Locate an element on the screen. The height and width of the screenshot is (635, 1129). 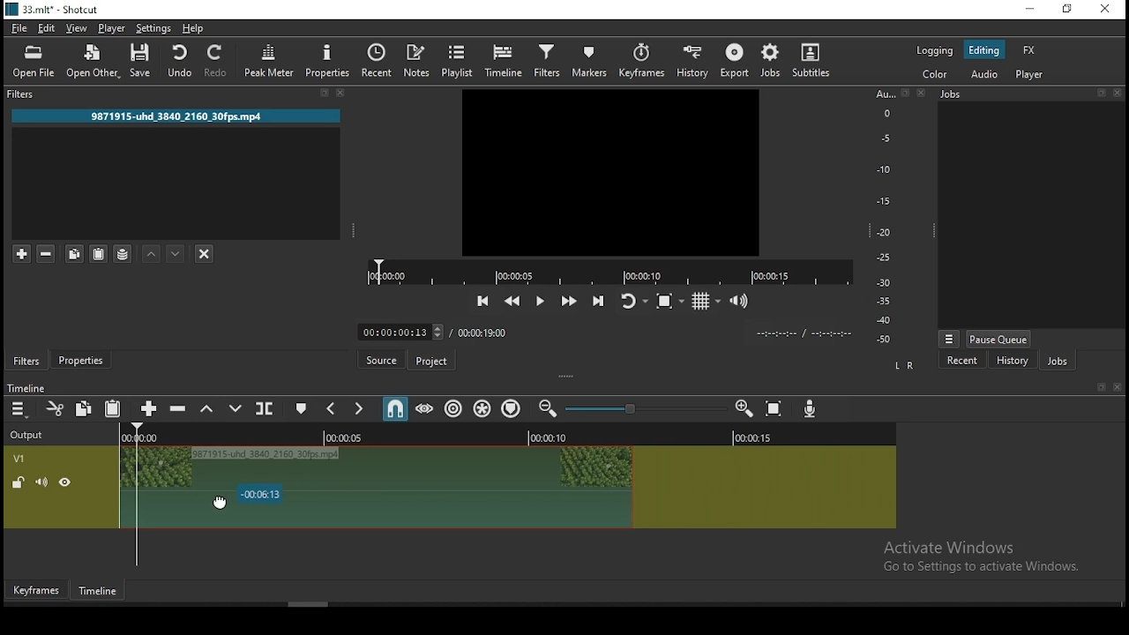
cursor is located at coordinates (221, 504).